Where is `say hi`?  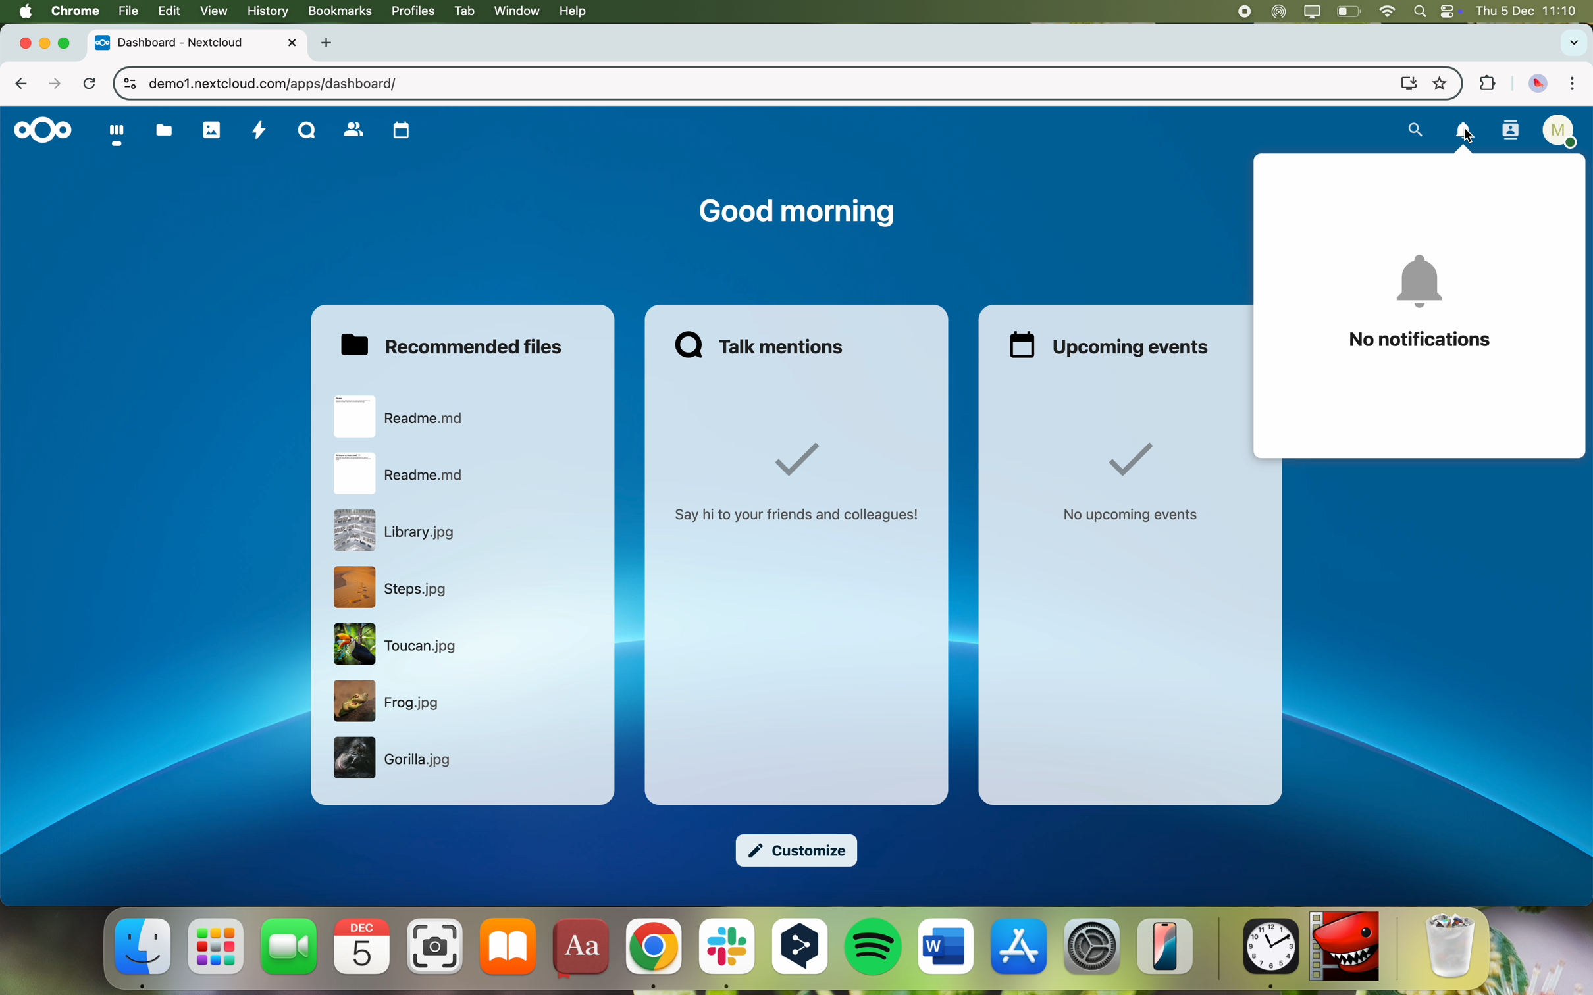 say hi is located at coordinates (800, 483).